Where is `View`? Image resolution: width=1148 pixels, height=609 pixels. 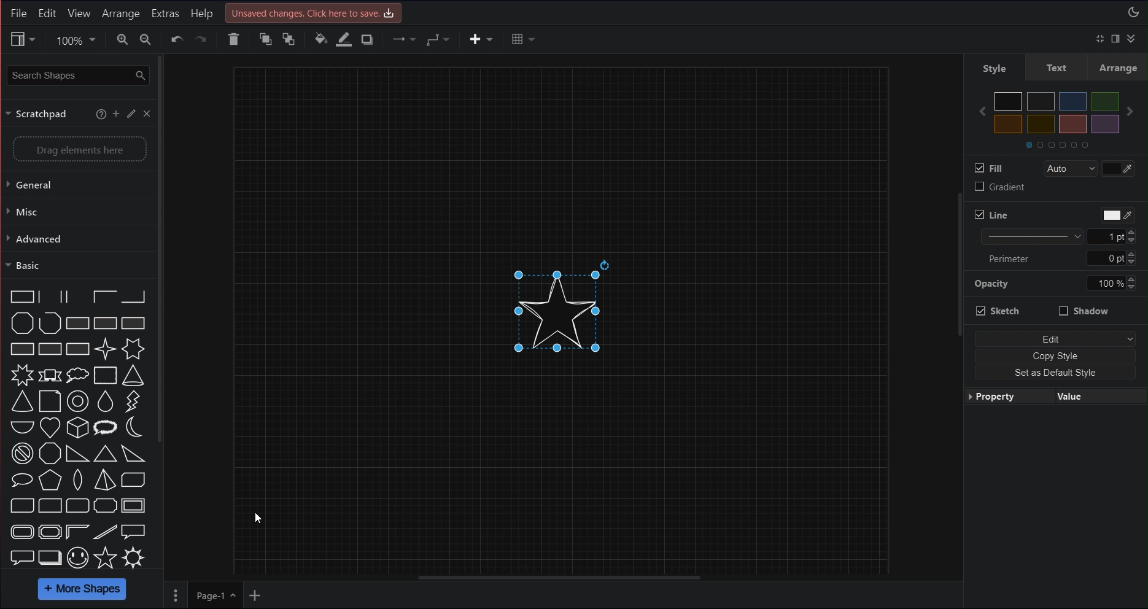 View is located at coordinates (21, 39).